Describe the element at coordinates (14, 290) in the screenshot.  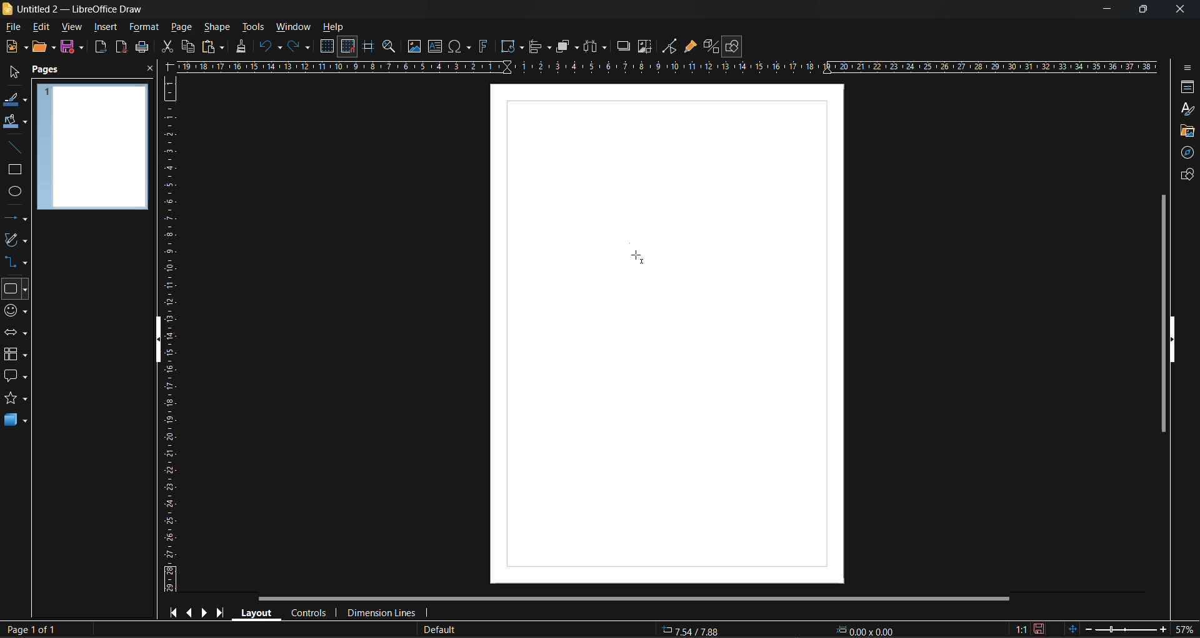
I see `basic shapes` at that location.